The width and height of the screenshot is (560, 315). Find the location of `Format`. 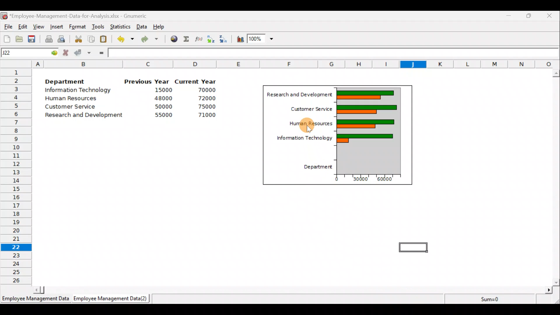

Format is located at coordinates (78, 26).